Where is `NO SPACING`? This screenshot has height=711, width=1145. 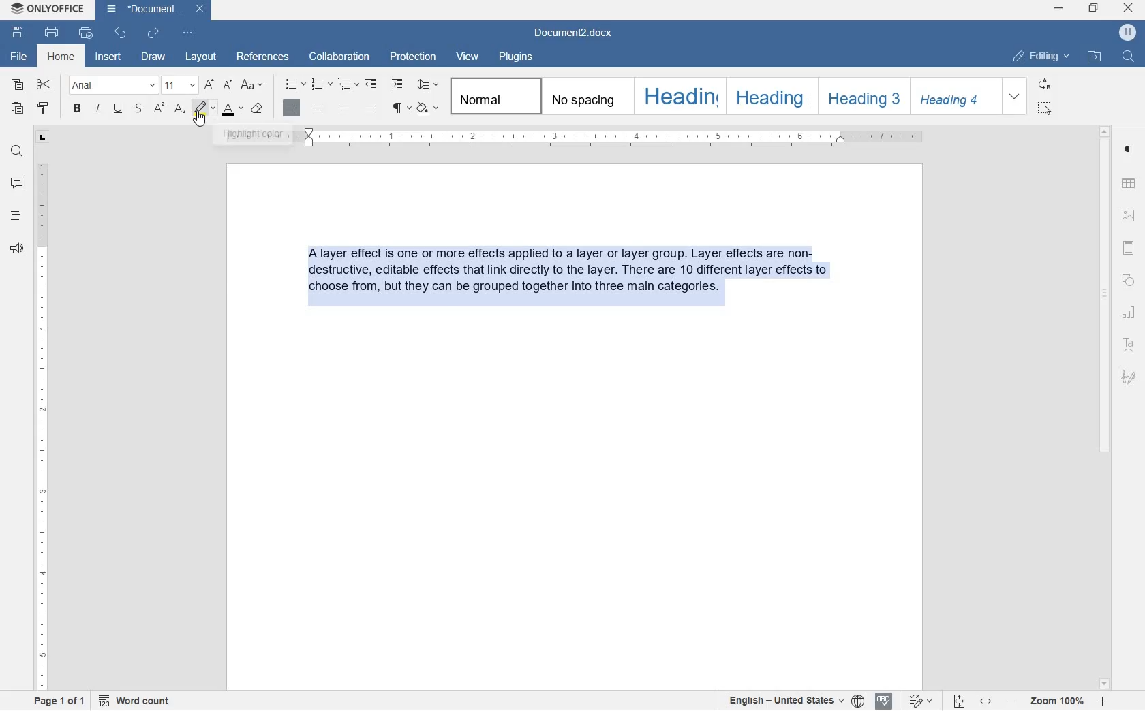
NO SPACING is located at coordinates (585, 97).